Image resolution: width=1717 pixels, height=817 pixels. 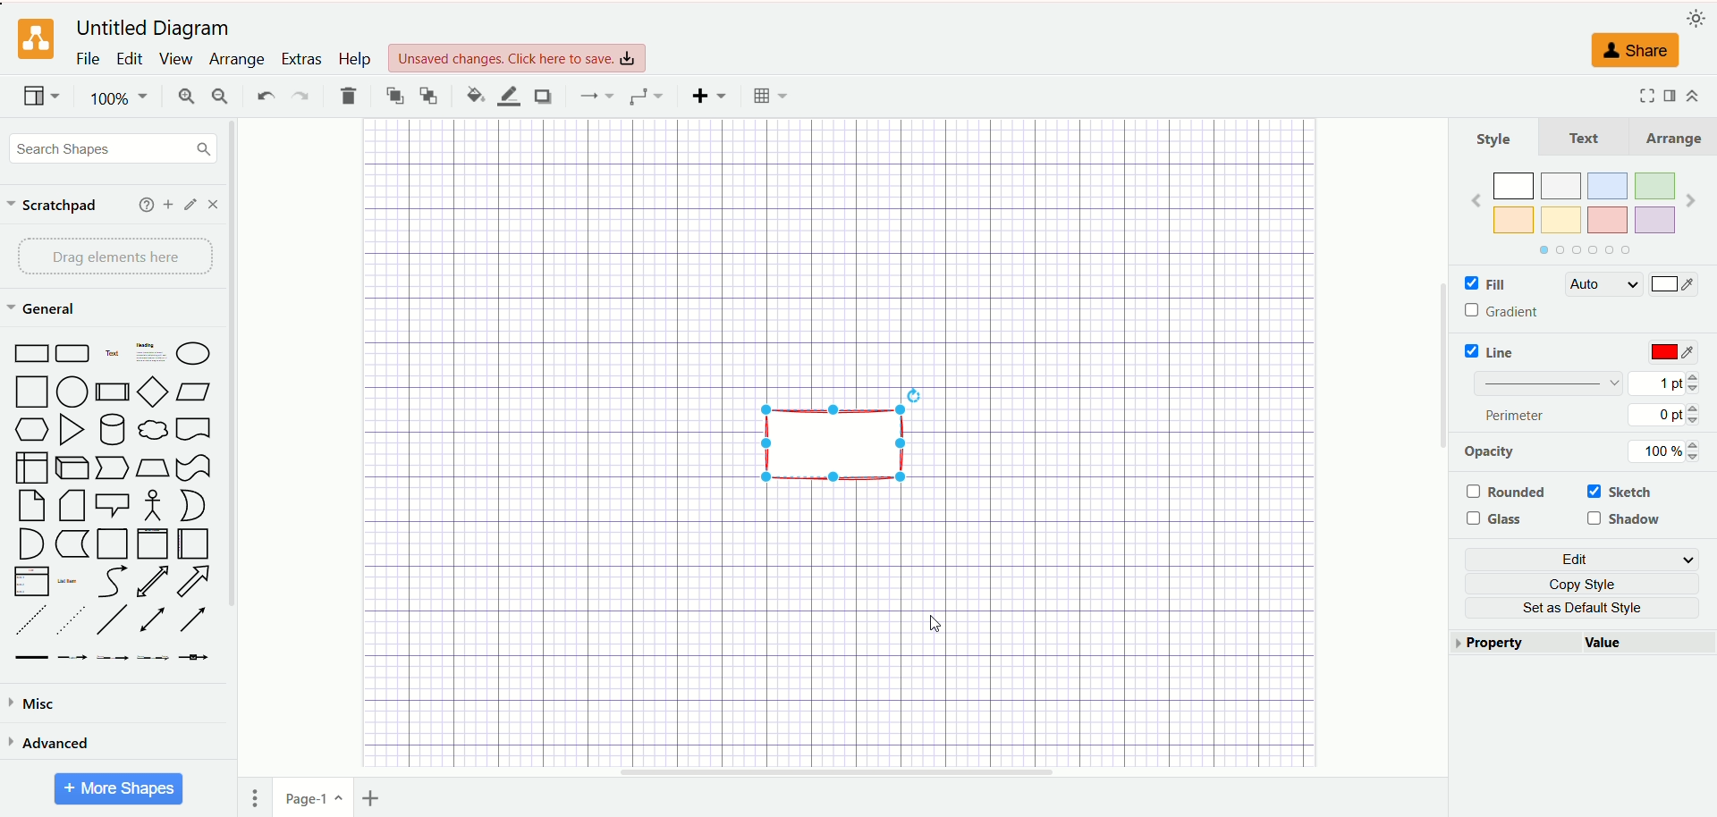 I want to click on add, so click(x=165, y=203).